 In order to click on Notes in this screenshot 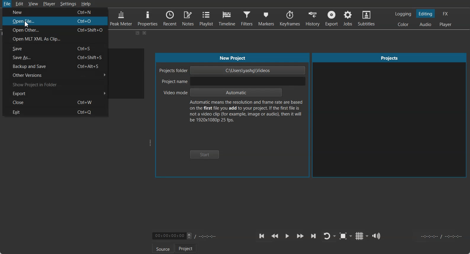, I will do `click(189, 18)`.